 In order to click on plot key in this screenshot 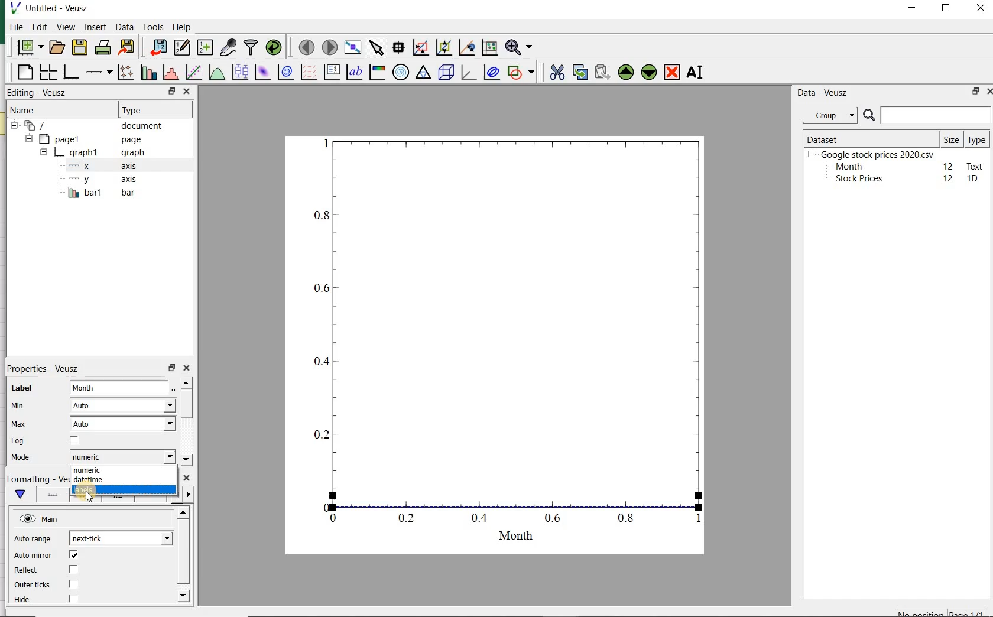, I will do `click(332, 73)`.